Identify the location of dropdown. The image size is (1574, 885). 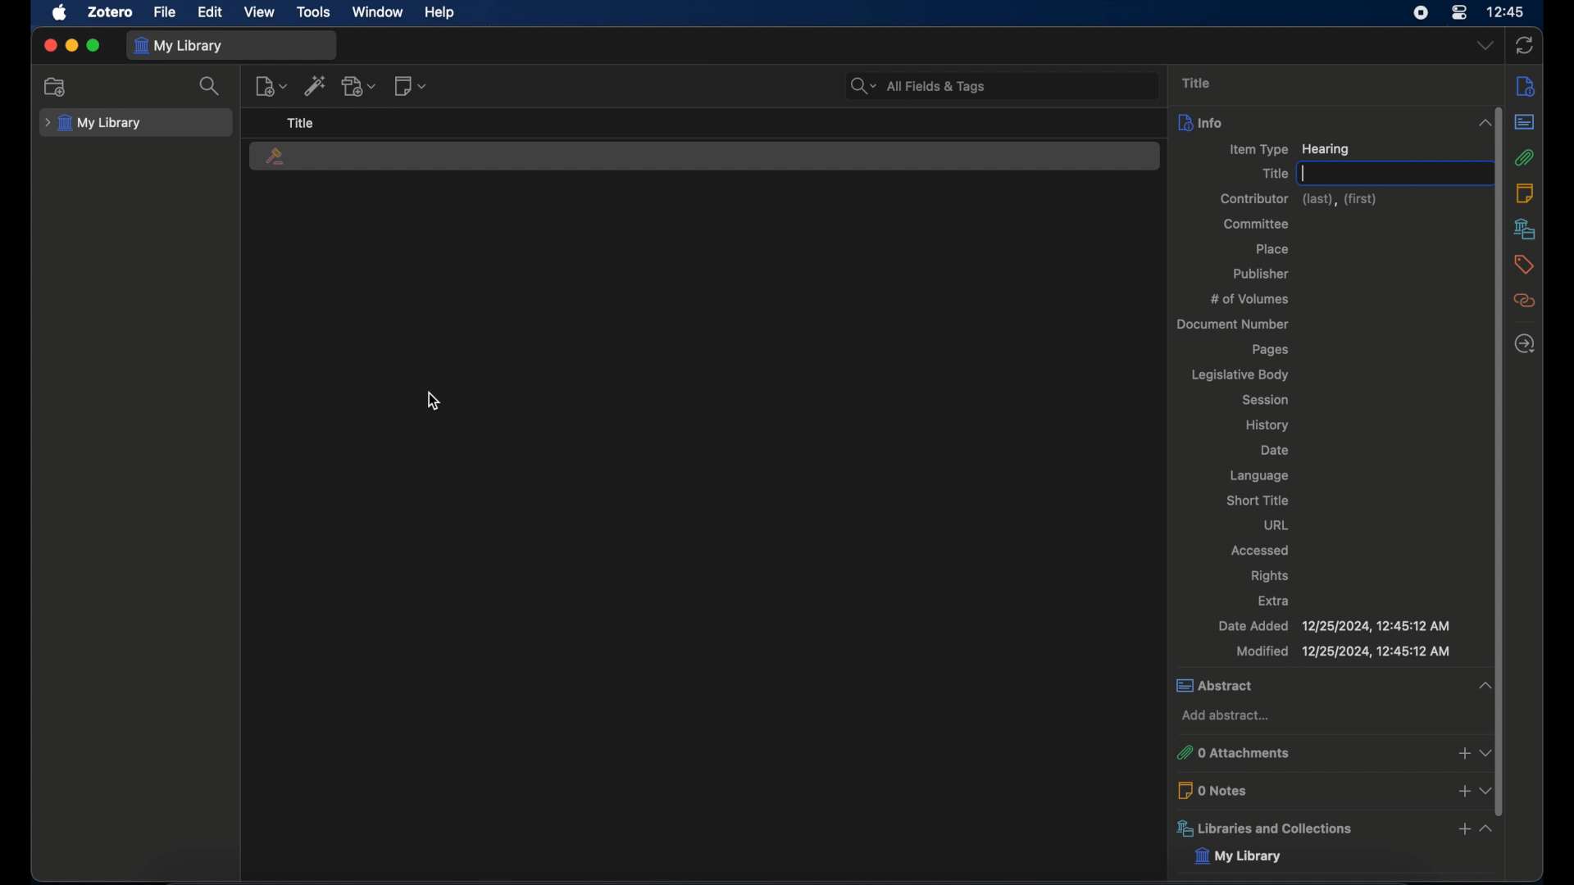
(1485, 44).